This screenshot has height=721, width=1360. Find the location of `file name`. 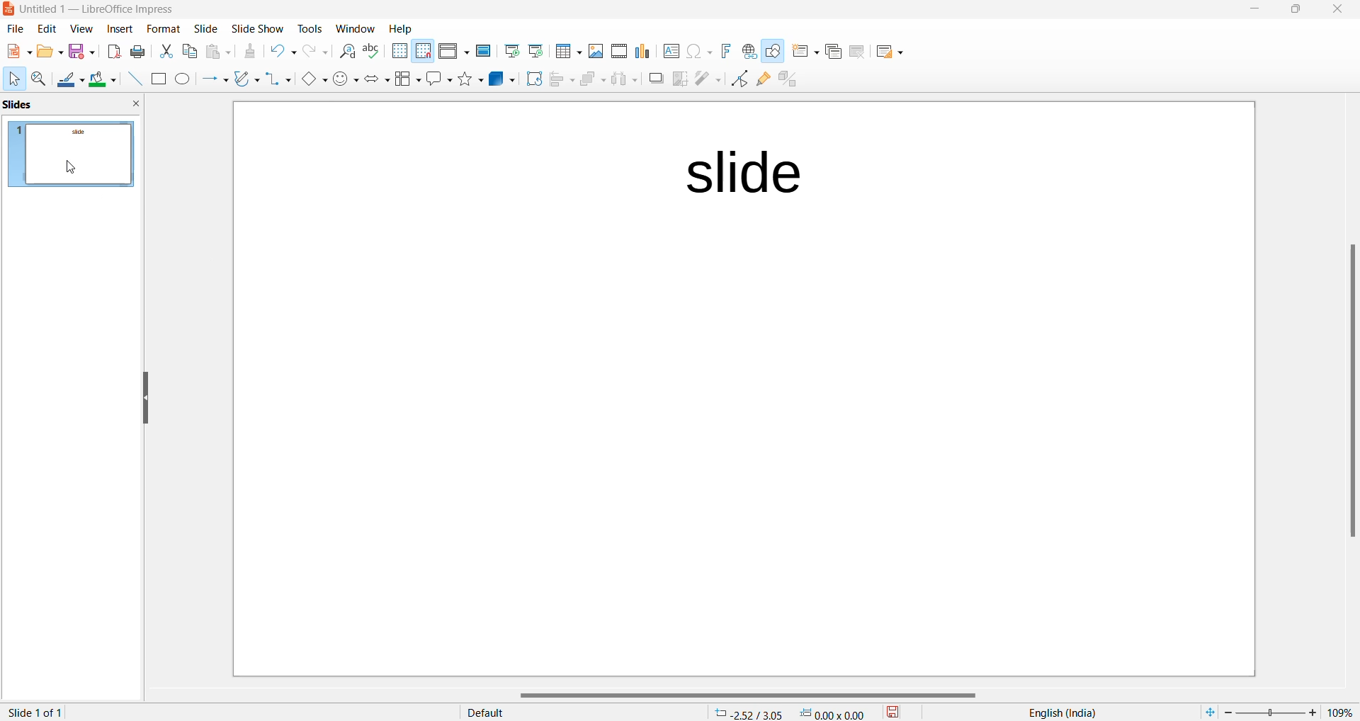

file name is located at coordinates (93, 11).